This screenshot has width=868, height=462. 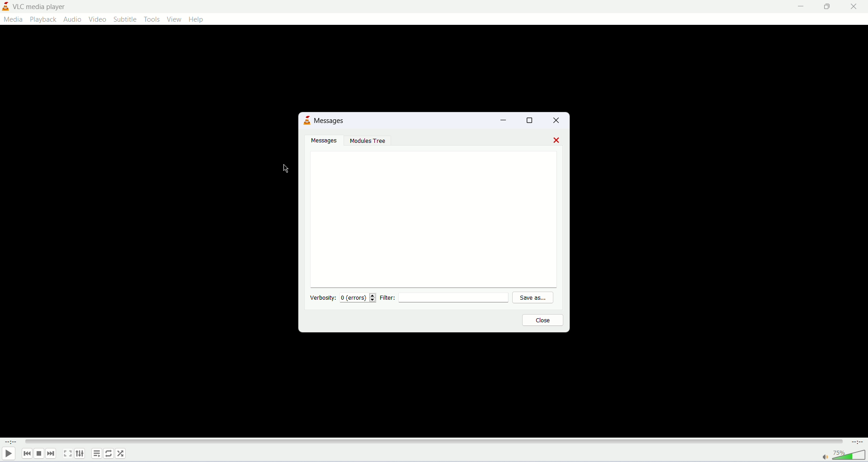 What do you see at coordinates (331, 121) in the screenshot?
I see `messages` at bounding box center [331, 121].